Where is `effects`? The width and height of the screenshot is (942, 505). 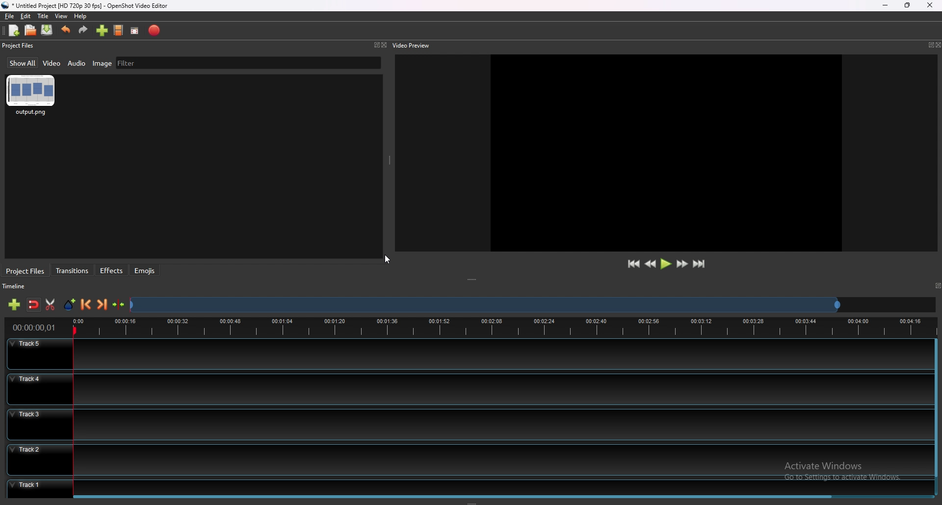
effects is located at coordinates (112, 271).